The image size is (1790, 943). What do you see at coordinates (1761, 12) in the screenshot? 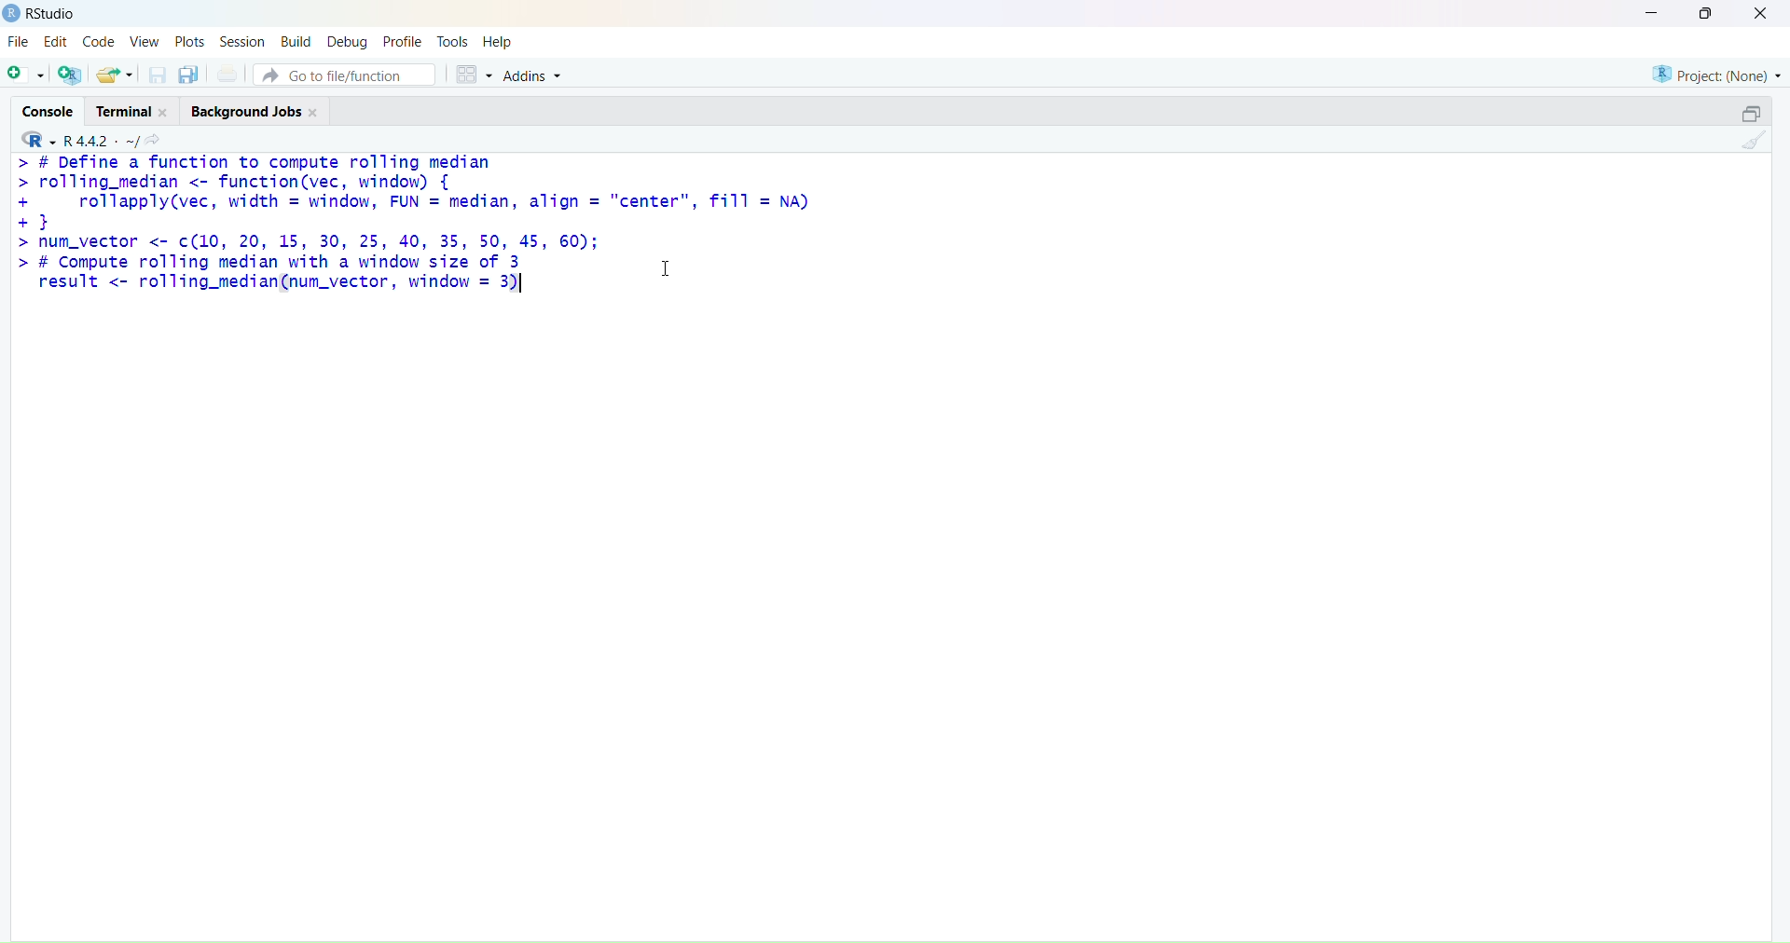
I see `close` at bounding box center [1761, 12].